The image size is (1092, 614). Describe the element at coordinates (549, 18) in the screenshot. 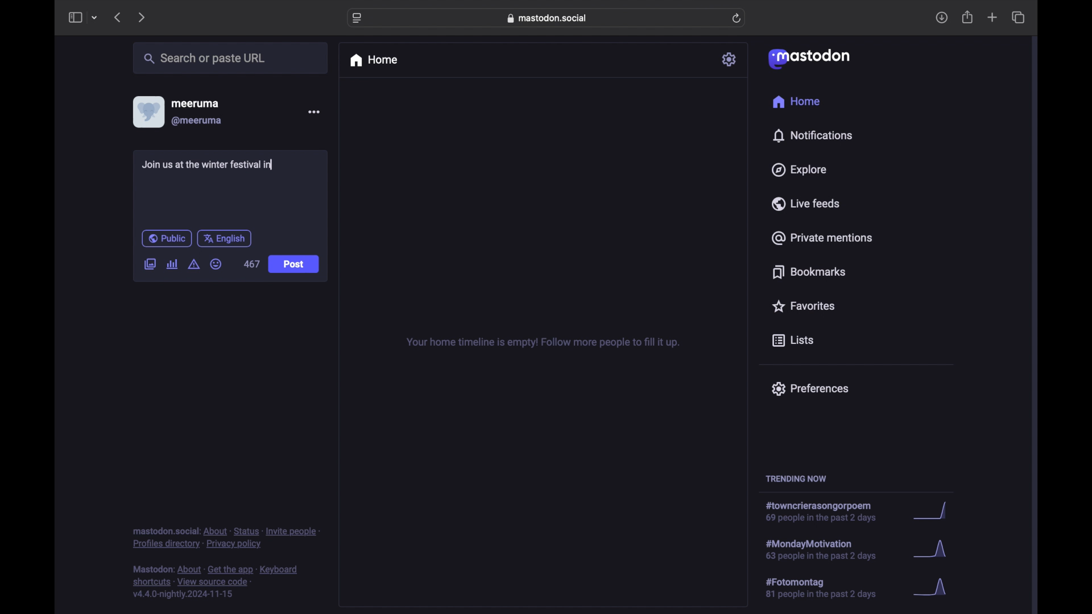

I see `web address` at that location.